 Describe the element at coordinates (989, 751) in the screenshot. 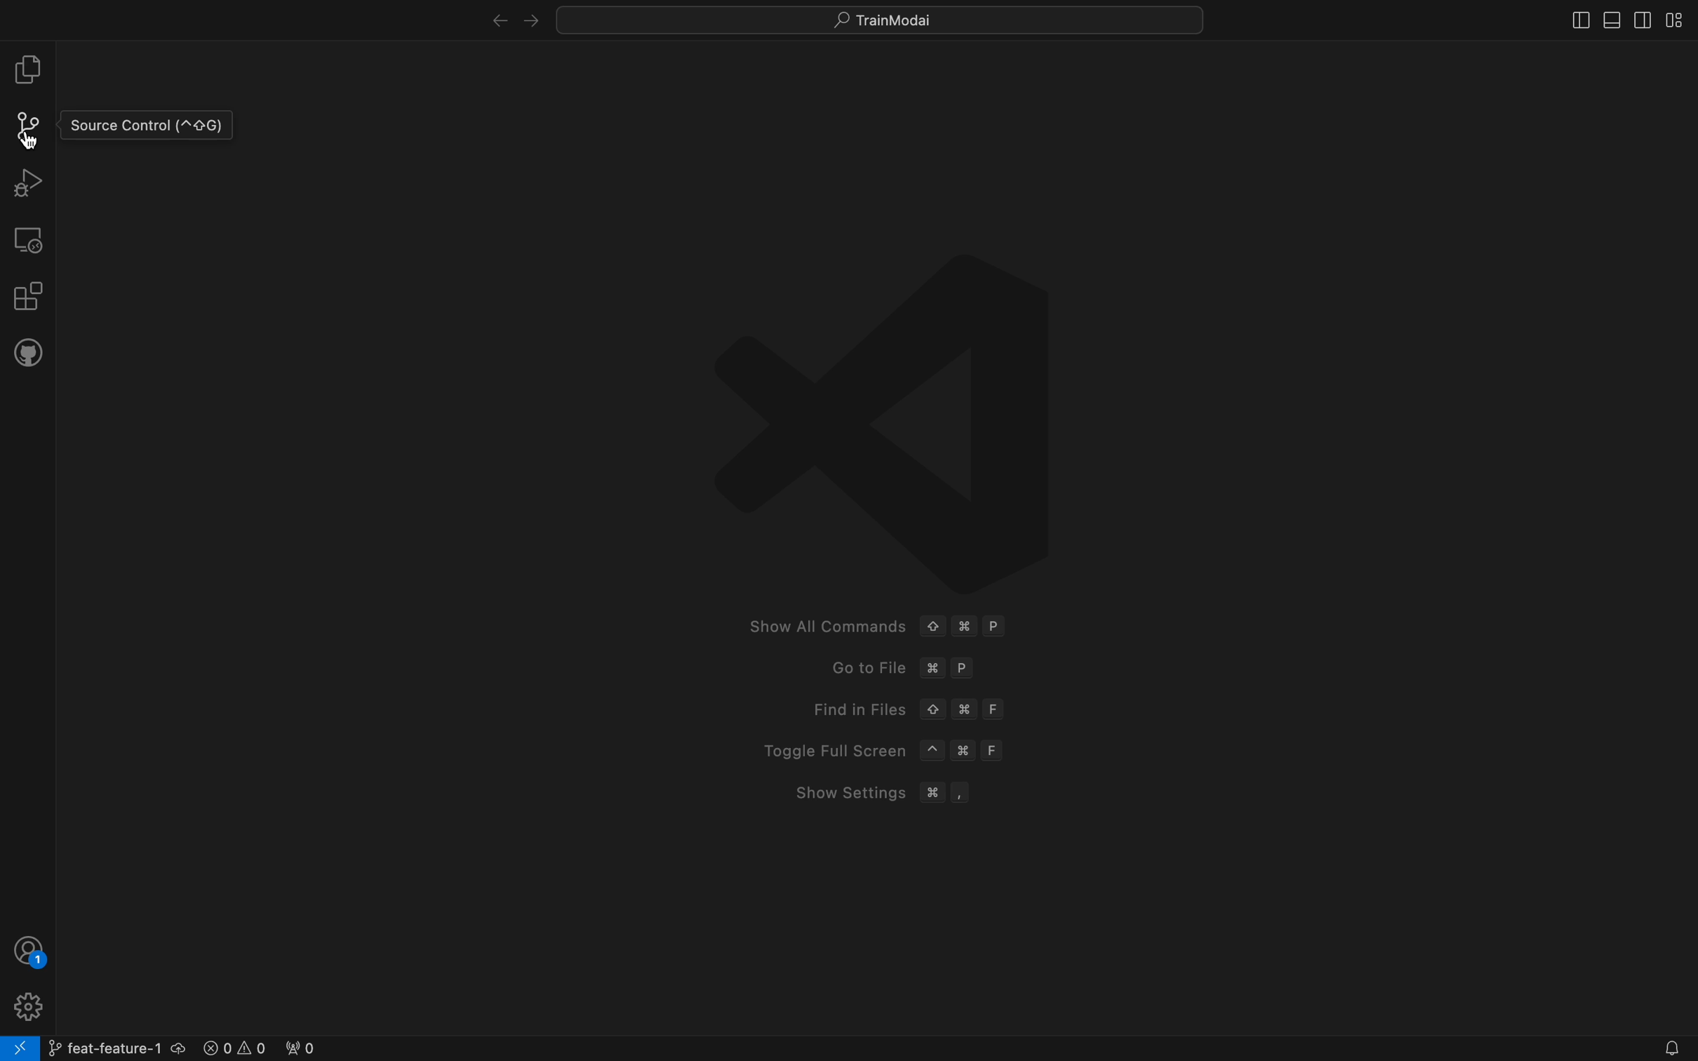

I see `F` at that location.